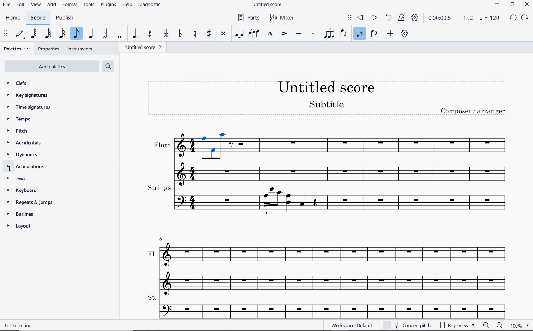 The width and height of the screenshot is (533, 331). I want to click on tempo, so click(19, 119).